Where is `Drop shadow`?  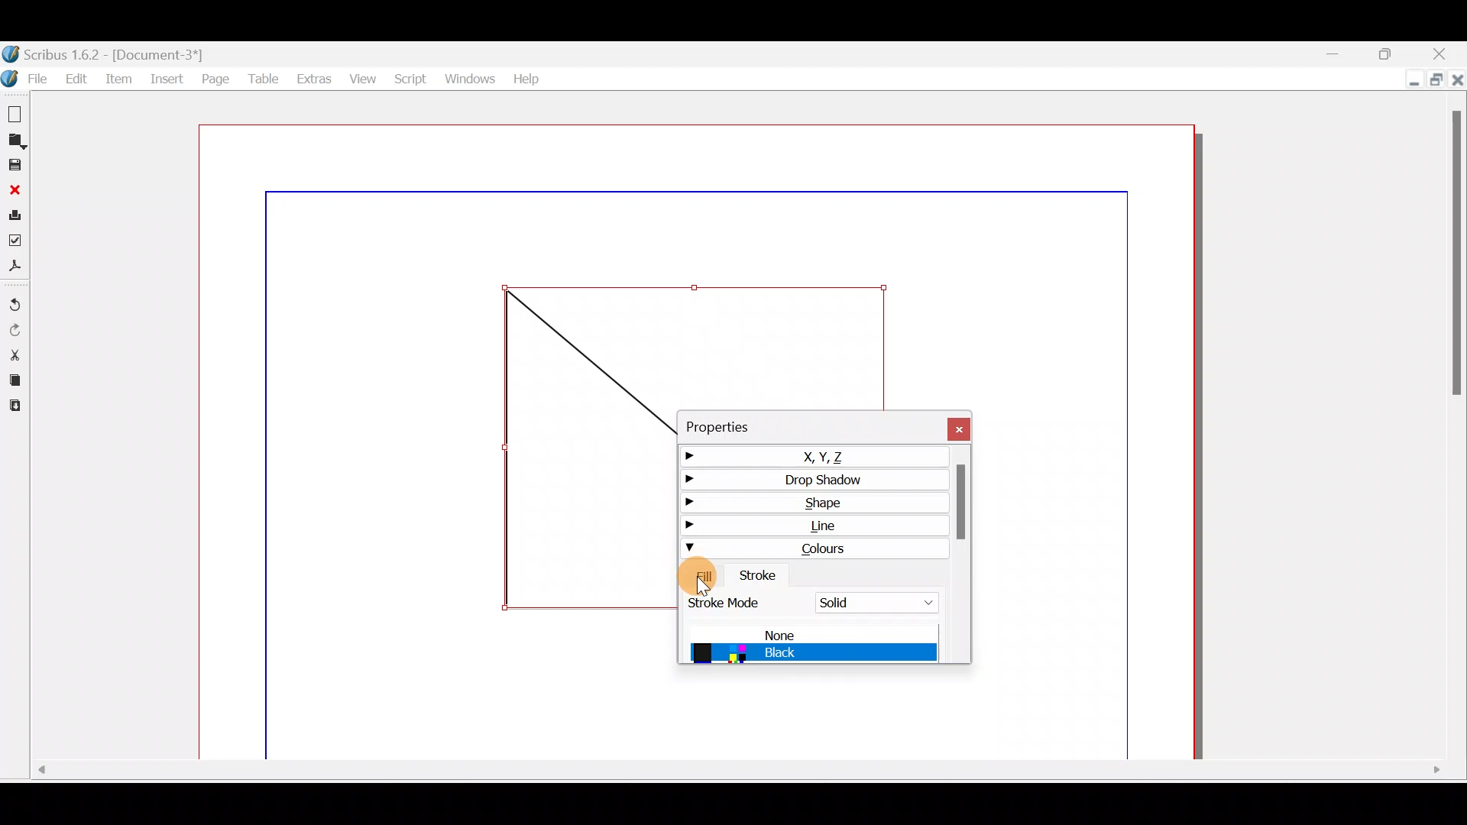
Drop shadow is located at coordinates (809, 478).